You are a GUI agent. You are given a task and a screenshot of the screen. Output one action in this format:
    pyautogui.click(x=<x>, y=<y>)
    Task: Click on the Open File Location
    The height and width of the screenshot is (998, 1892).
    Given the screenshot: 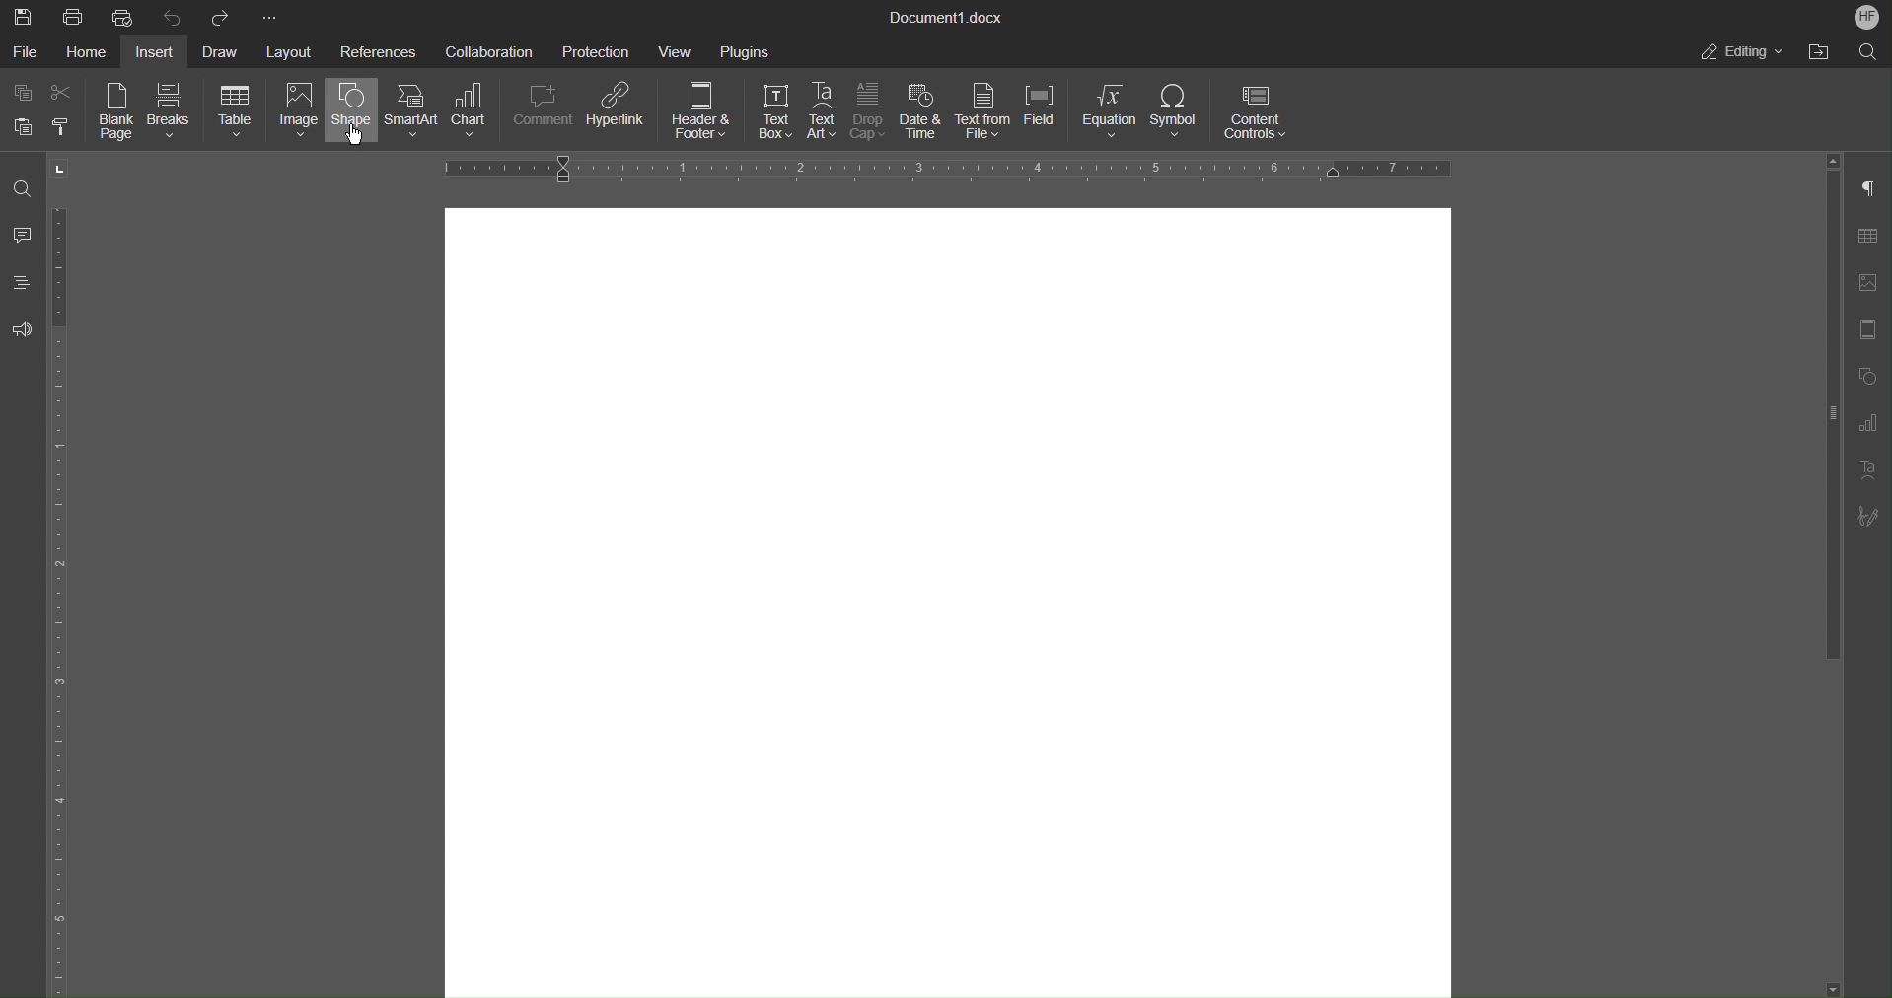 What is the action you would take?
    pyautogui.click(x=1818, y=52)
    